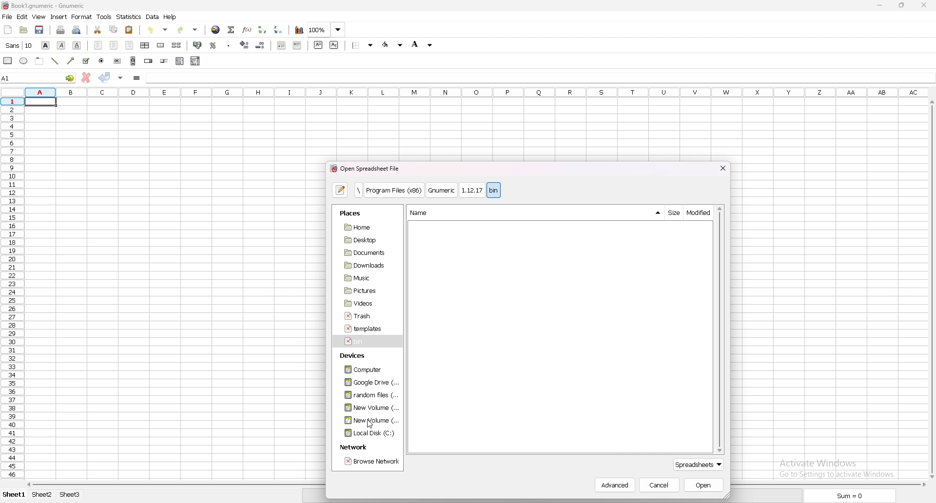 The width and height of the screenshot is (936, 503). Describe the element at coordinates (179, 61) in the screenshot. I see `list` at that location.